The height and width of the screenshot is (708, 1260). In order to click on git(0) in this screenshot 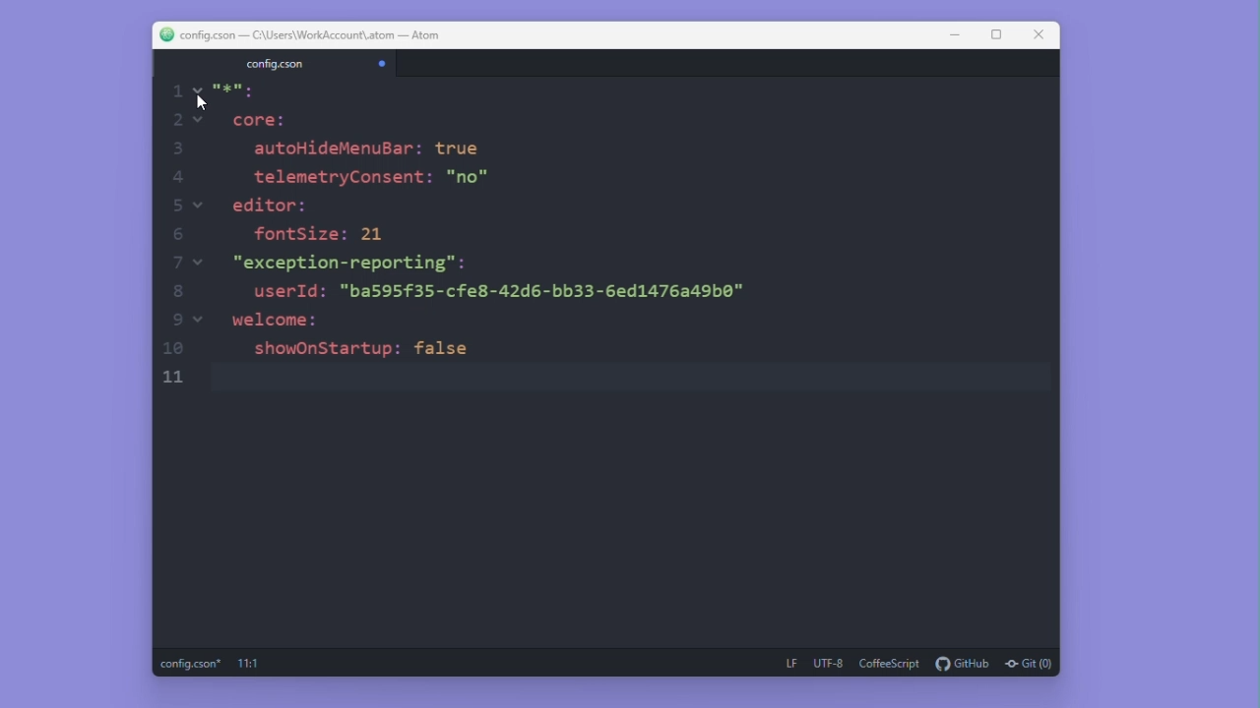, I will do `click(1034, 664)`.